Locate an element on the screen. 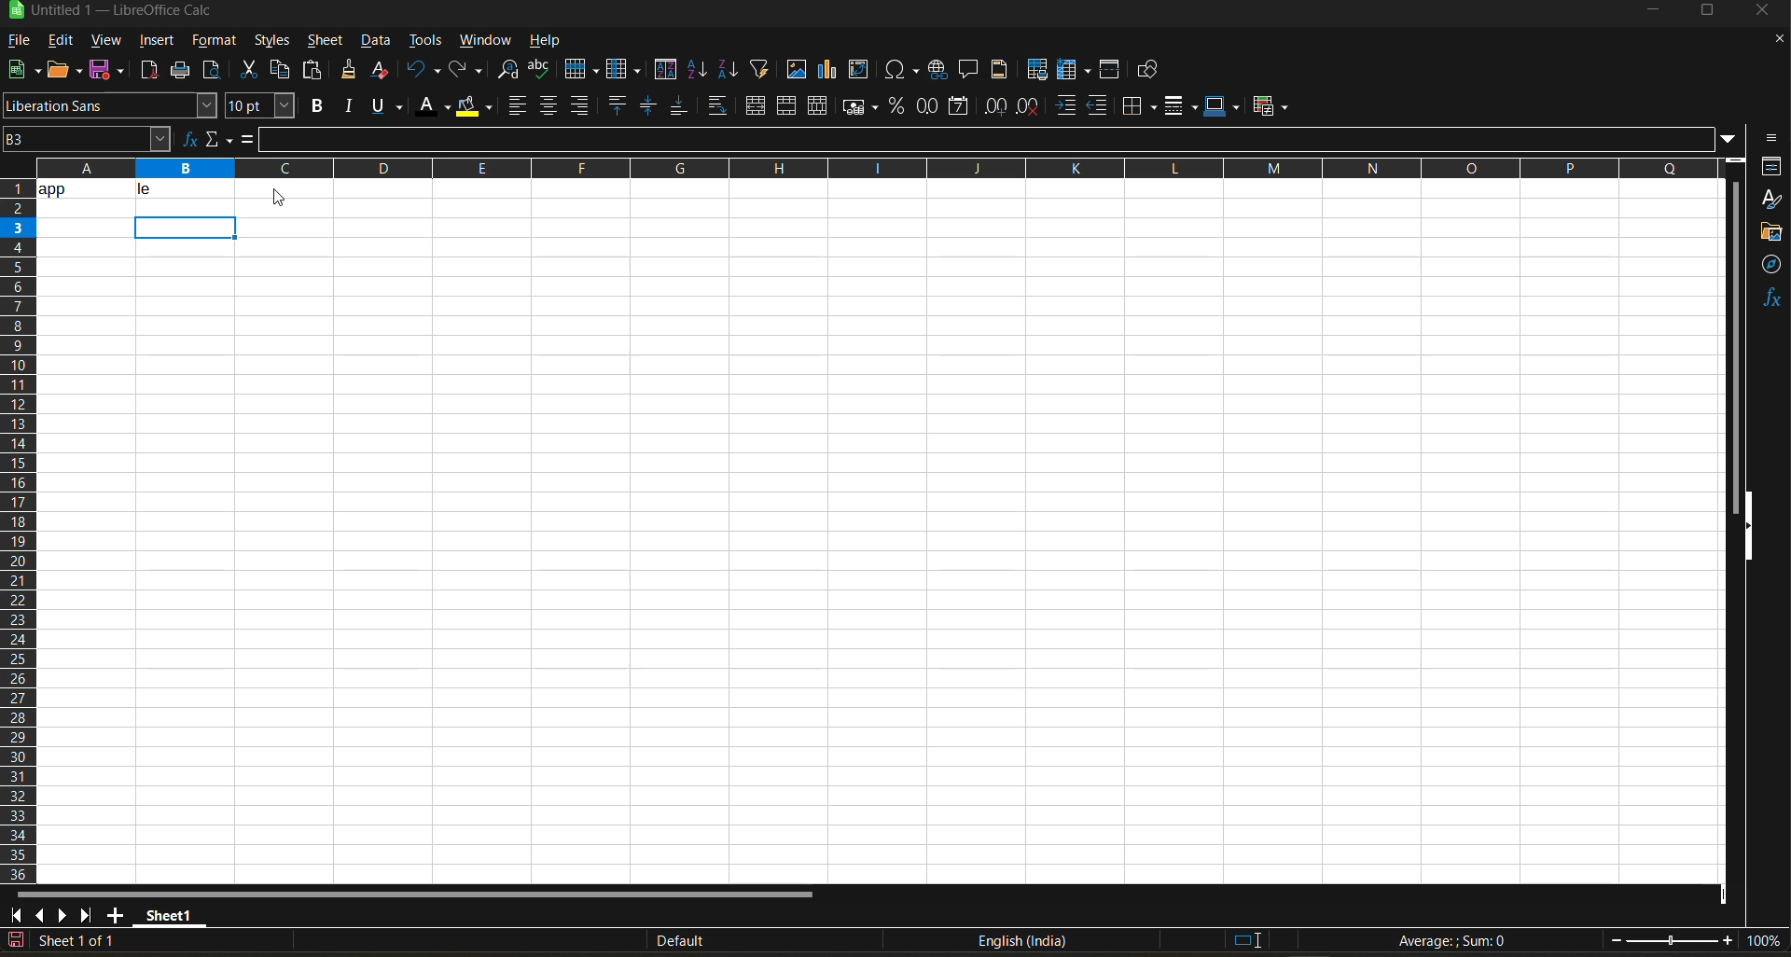 The image size is (1791, 957). app name and file name is located at coordinates (130, 14).